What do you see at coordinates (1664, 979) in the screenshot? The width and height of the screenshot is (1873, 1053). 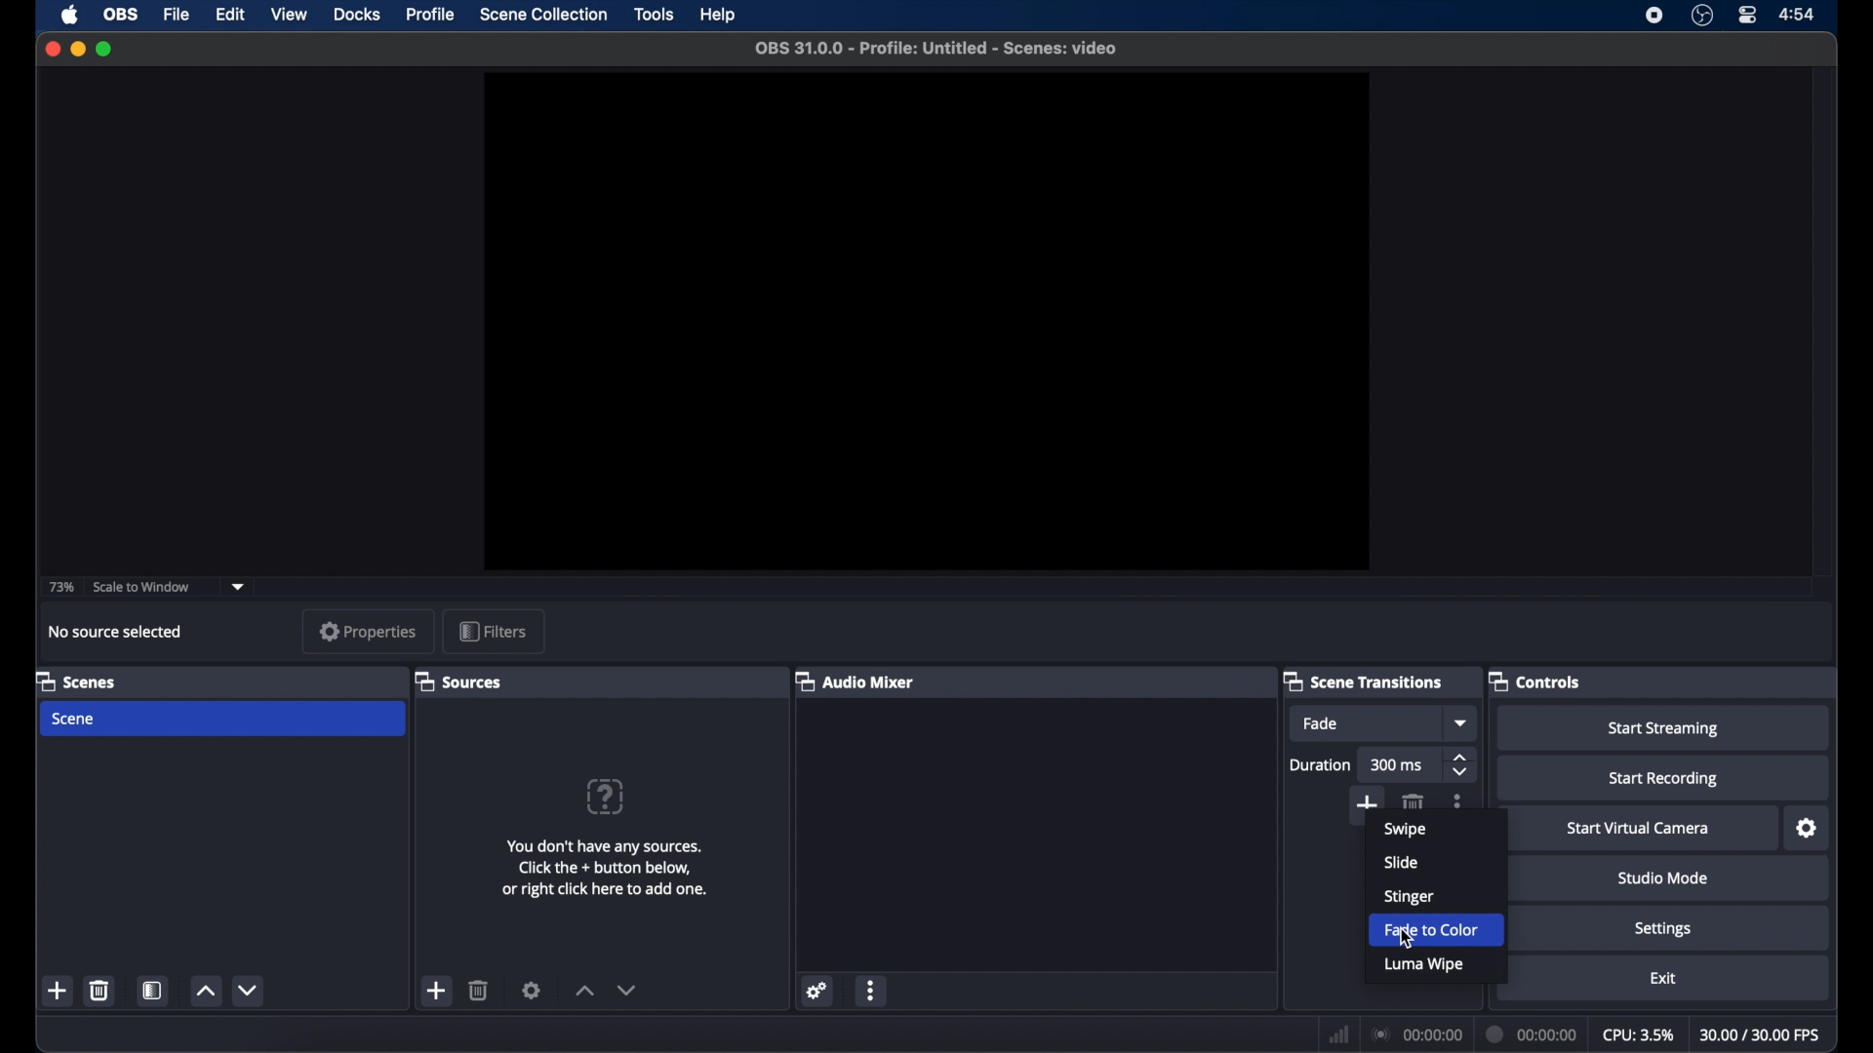 I see `exit` at bounding box center [1664, 979].